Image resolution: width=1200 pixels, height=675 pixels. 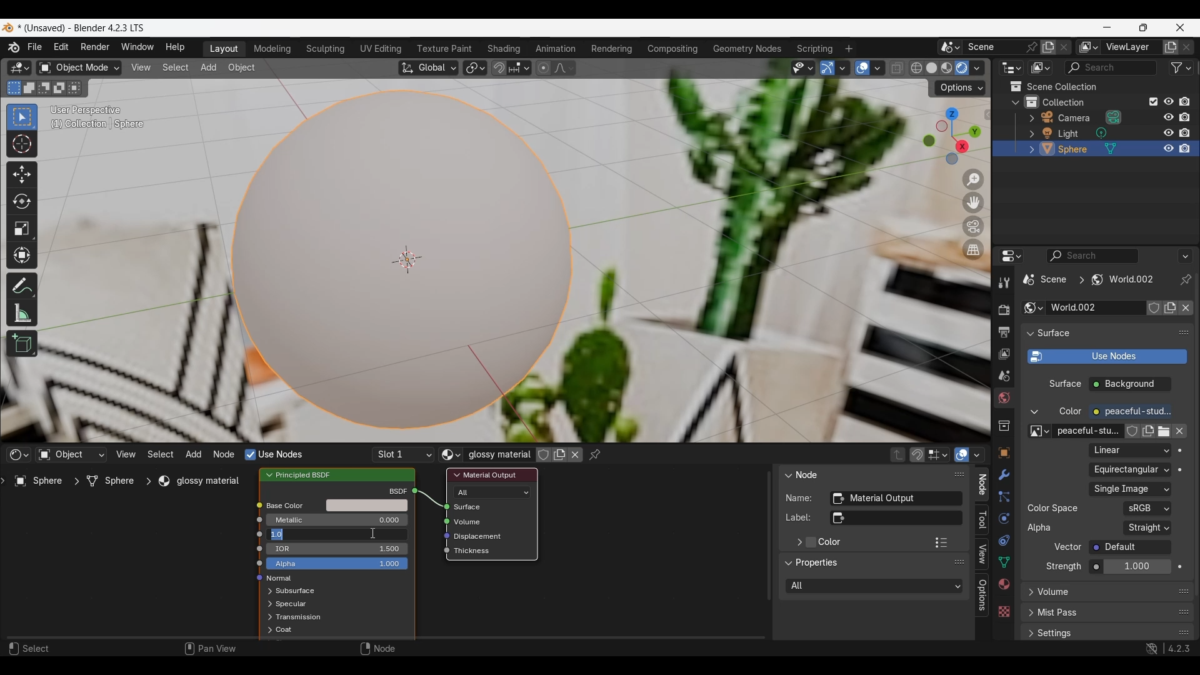 I want to click on View layer name, so click(x=1131, y=47).